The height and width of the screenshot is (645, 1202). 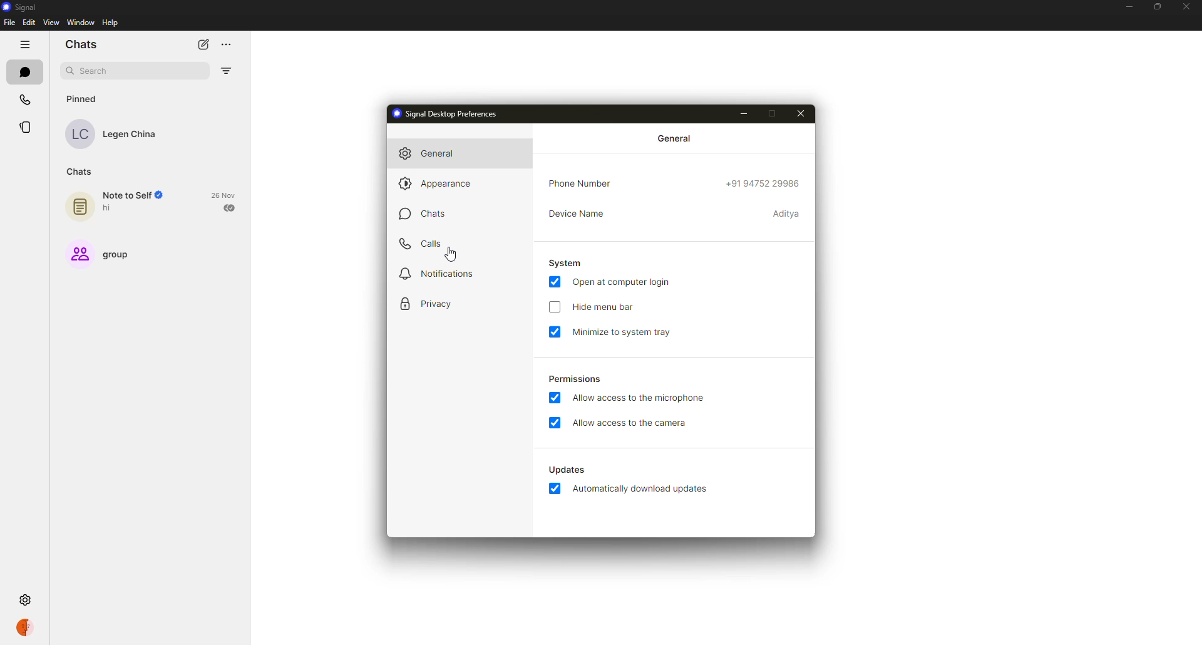 I want to click on chats, so click(x=424, y=215).